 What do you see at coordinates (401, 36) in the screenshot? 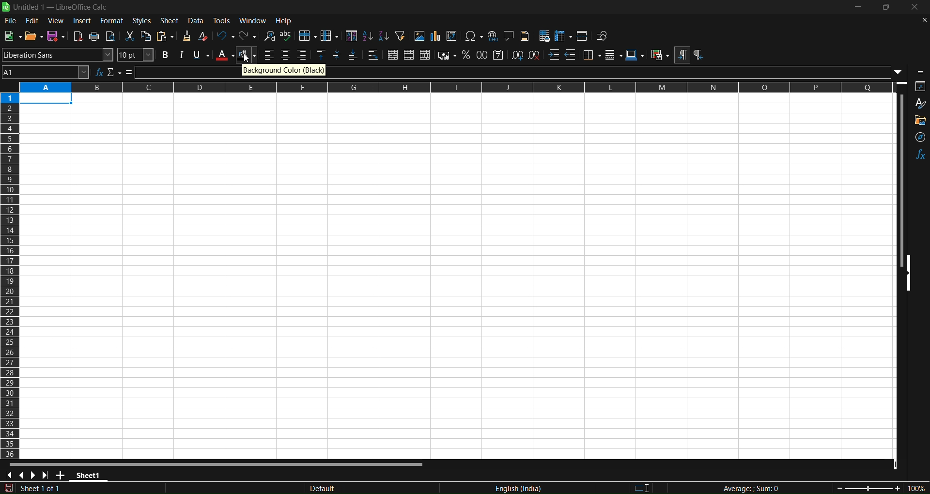
I see `auto filter` at bounding box center [401, 36].